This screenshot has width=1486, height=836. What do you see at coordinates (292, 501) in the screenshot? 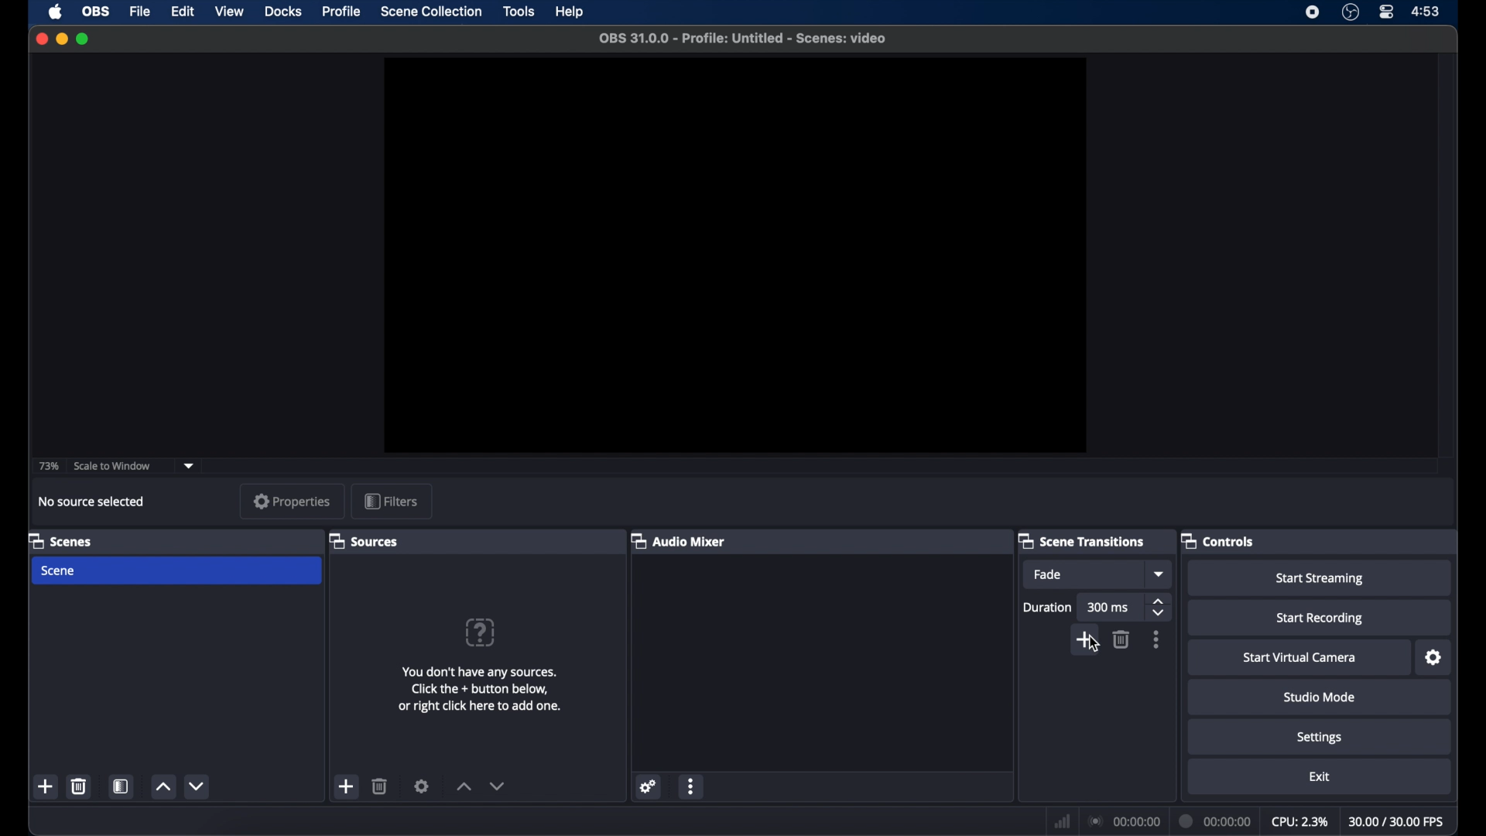
I see `properties` at bounding box center [292, 501].